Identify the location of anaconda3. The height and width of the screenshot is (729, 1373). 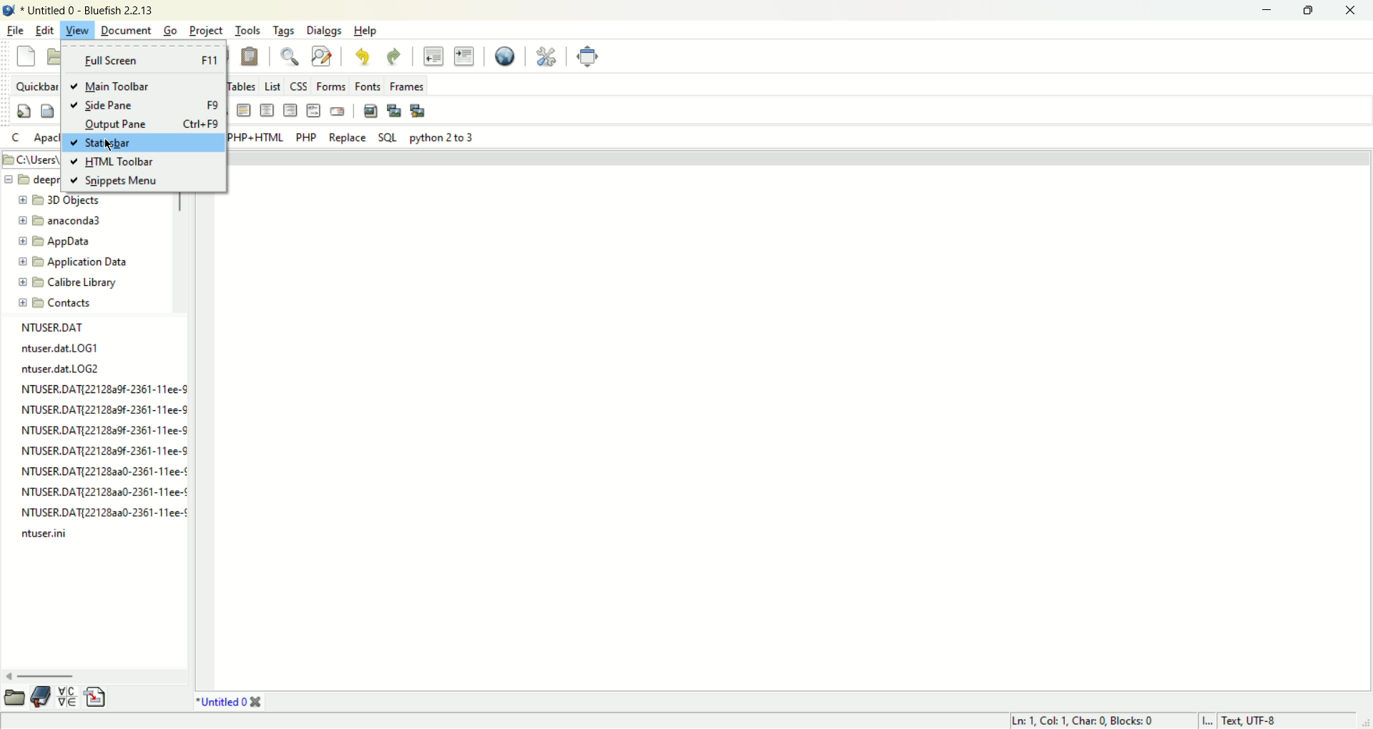
(70, 219).